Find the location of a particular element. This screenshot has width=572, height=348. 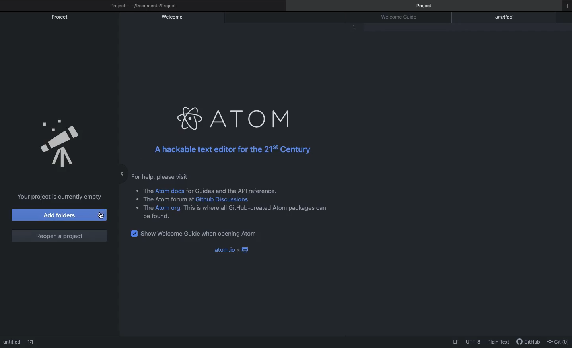

Instructional text is located at coordinates (239, 205).